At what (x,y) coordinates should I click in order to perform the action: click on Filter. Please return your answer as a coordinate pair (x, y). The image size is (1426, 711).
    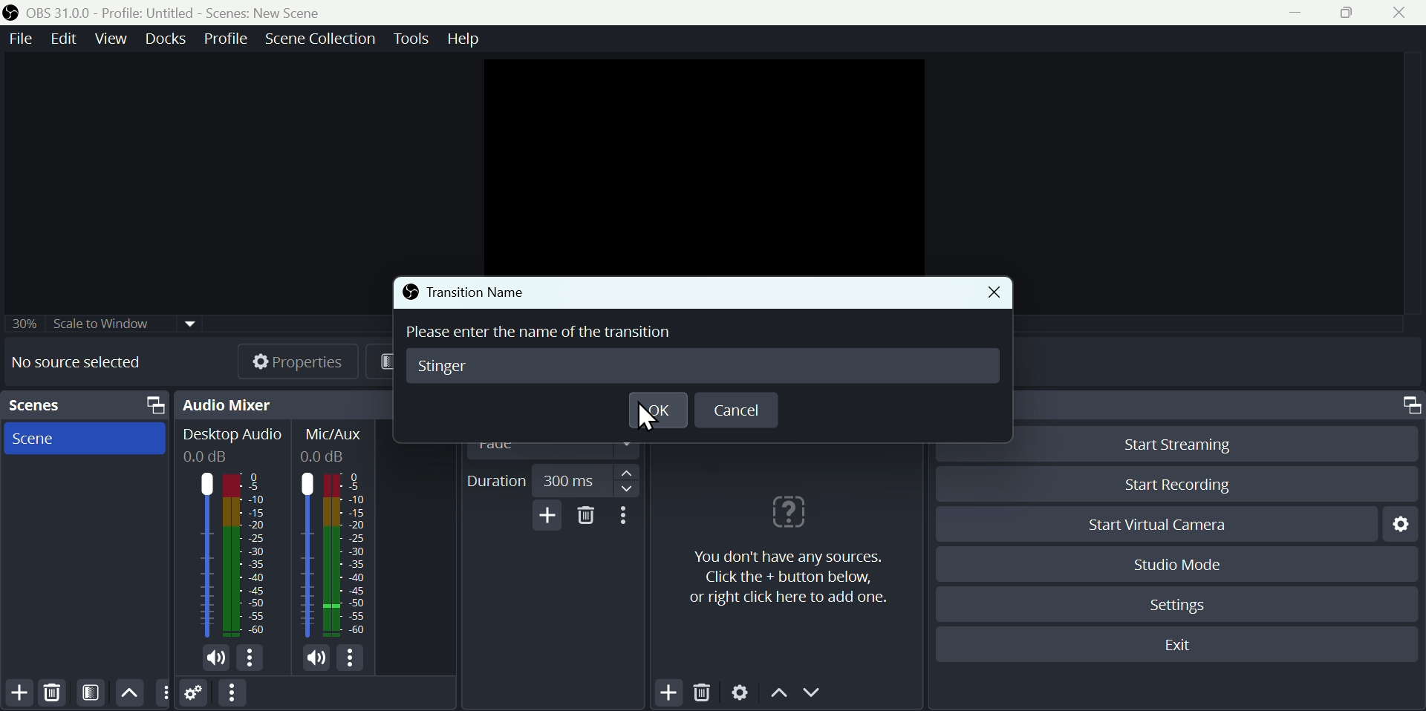
    Looking at the image, I should click on (94, 692).